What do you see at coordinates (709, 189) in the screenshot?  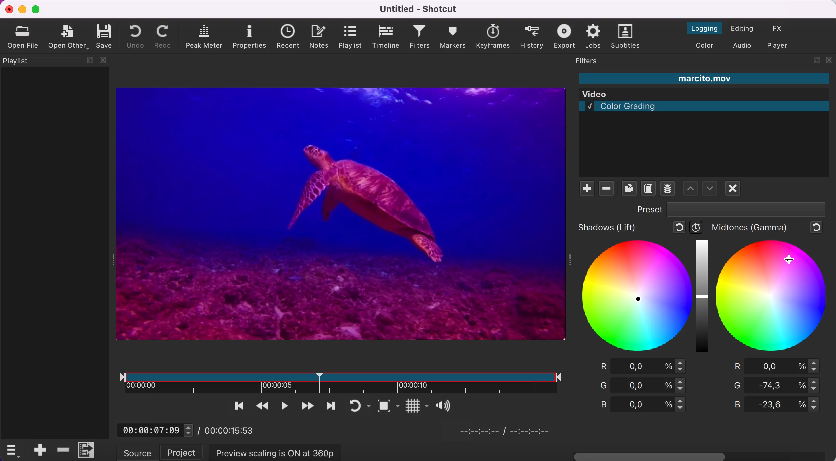 I see `move filter up` at bounding box center [709, 189].